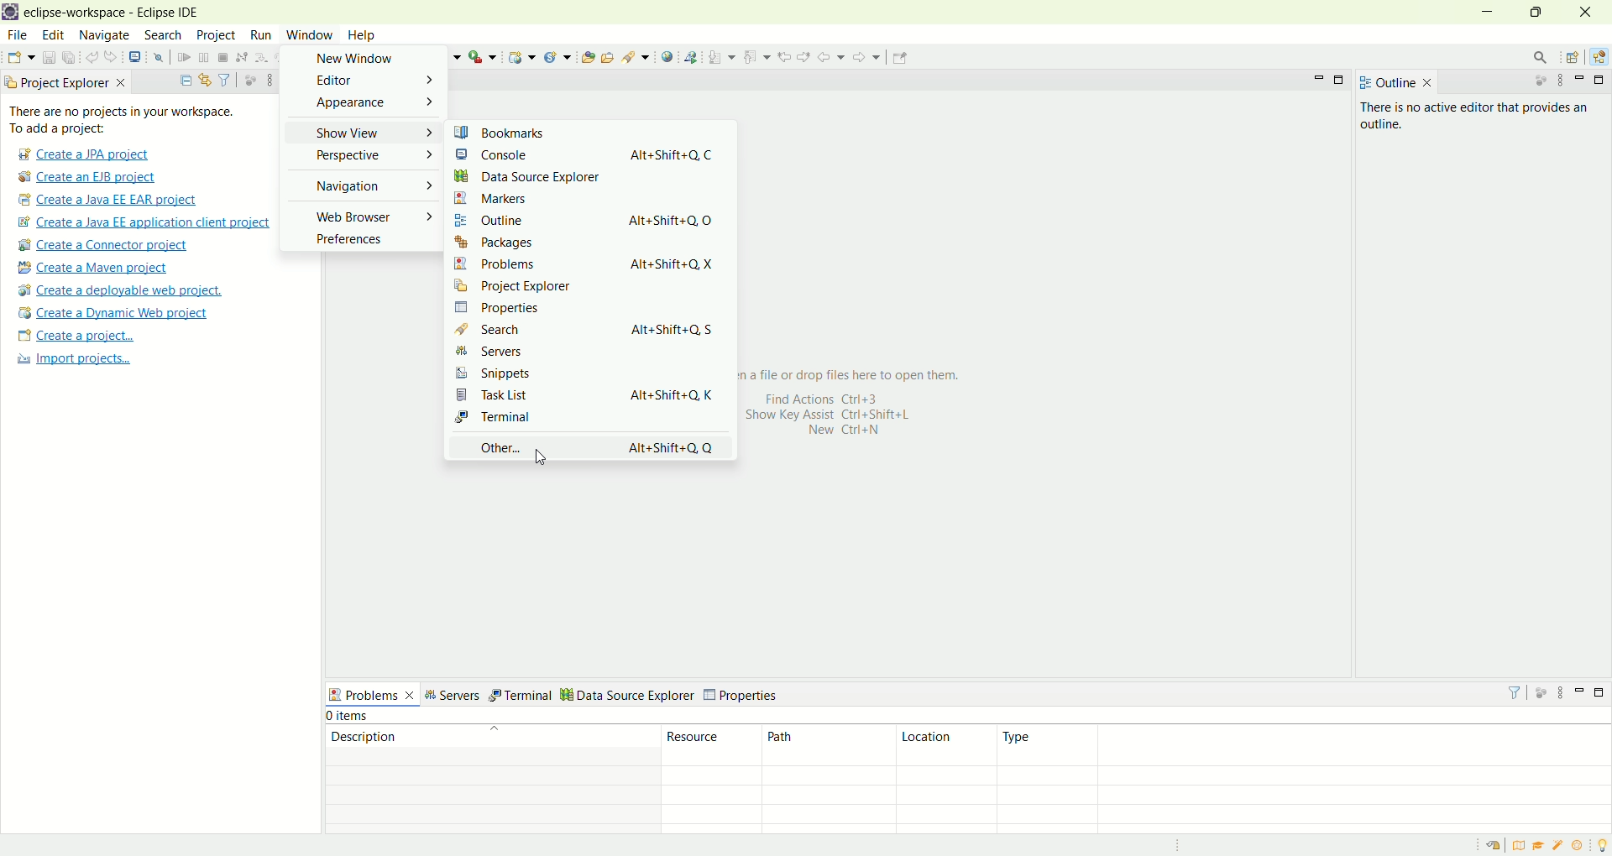 The image size is (1612, 856). I want to click on Alt+Shift+Q O, so click(674, 215).